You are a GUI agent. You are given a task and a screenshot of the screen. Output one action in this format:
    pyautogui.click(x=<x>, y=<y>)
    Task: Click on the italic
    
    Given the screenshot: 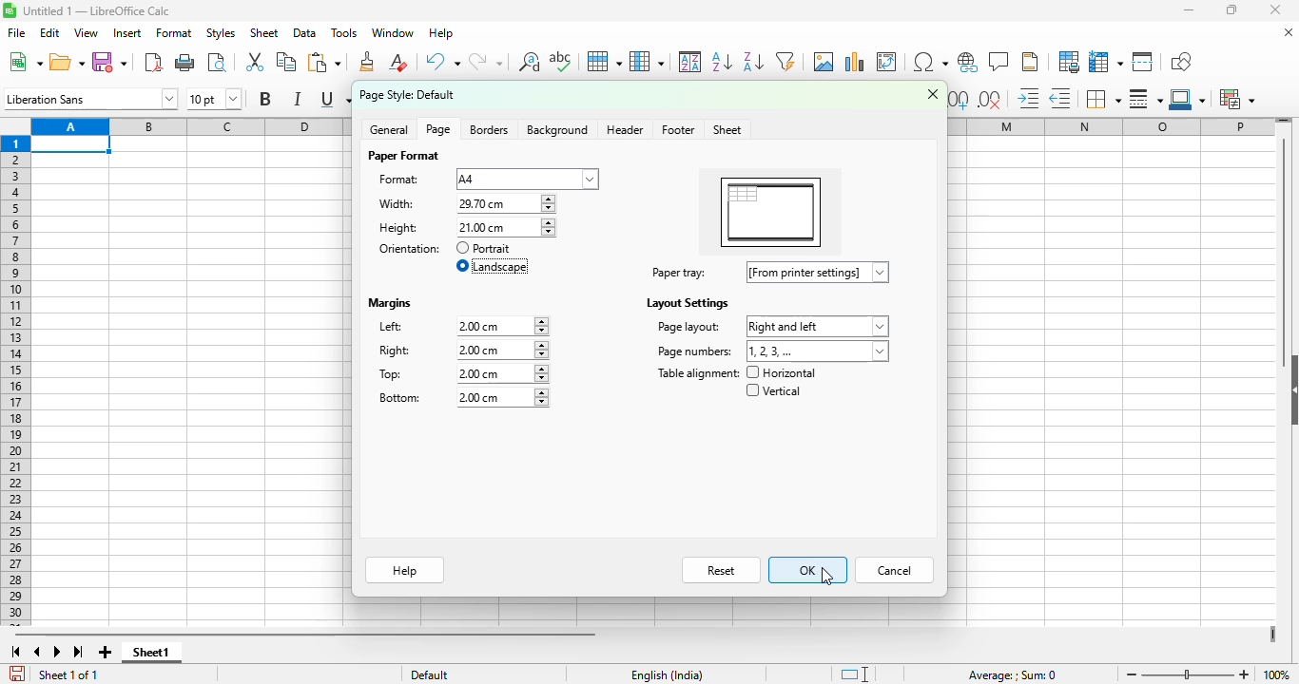 What is the action you would take?
    pyautogui.click(x=297, y=99)
    